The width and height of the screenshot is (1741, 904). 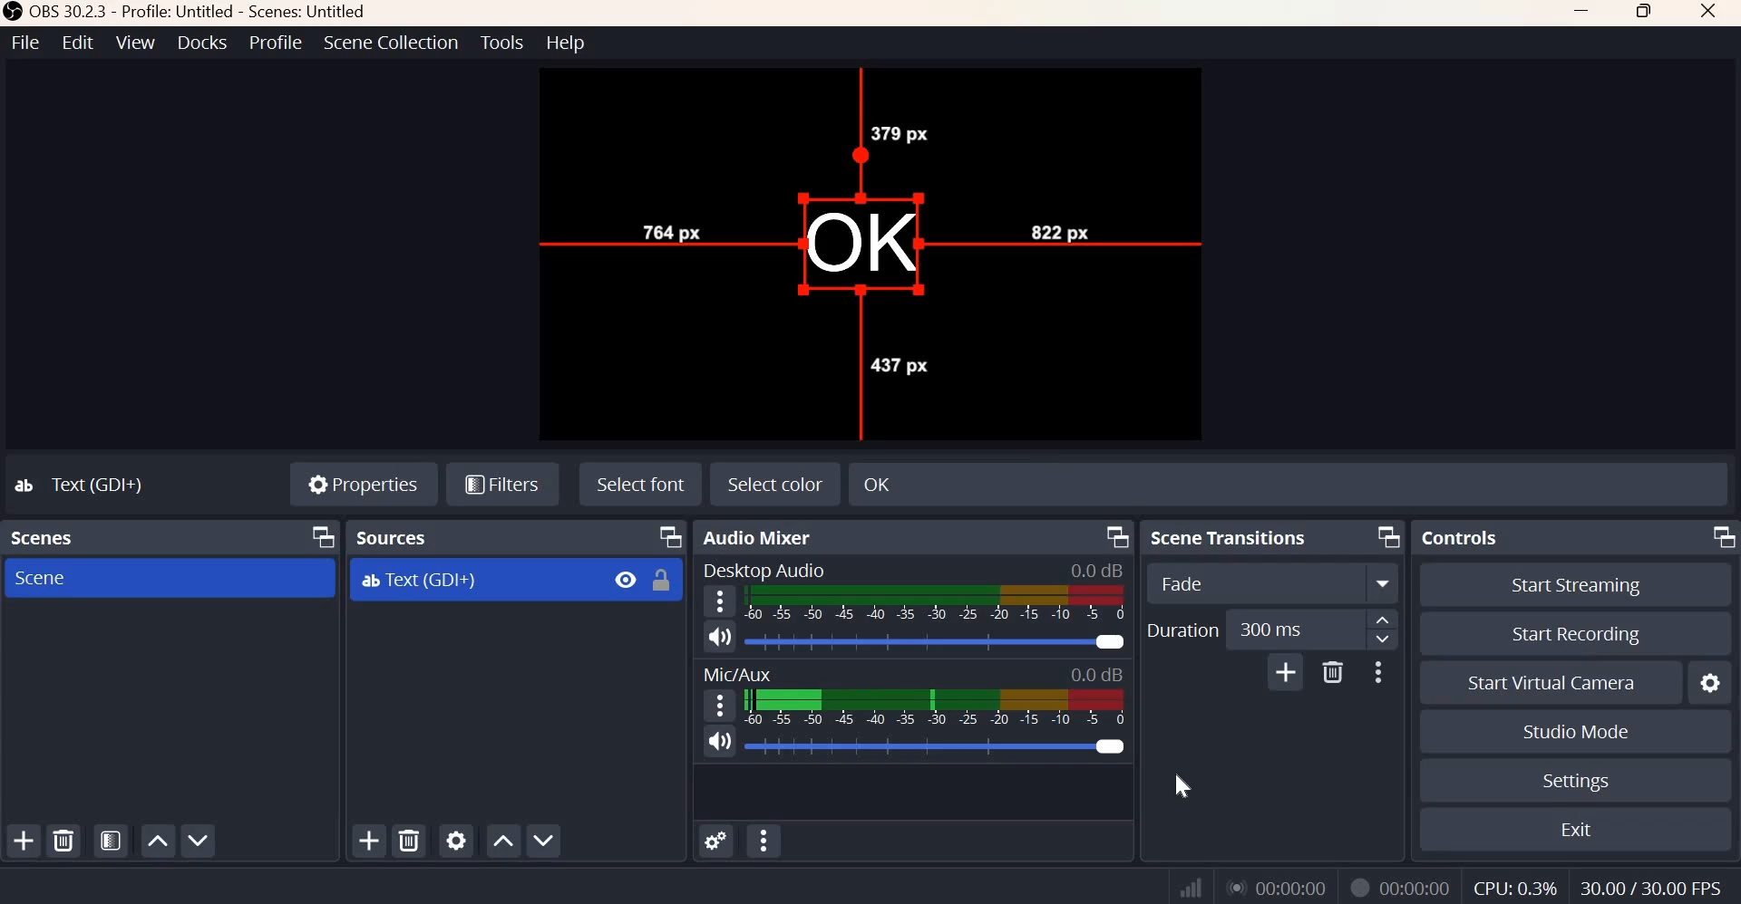 What do you see at coordinates (1273, 582) in the screenshot?
I see `Transition Type Dropdown` at bounding box center [1273, 582].